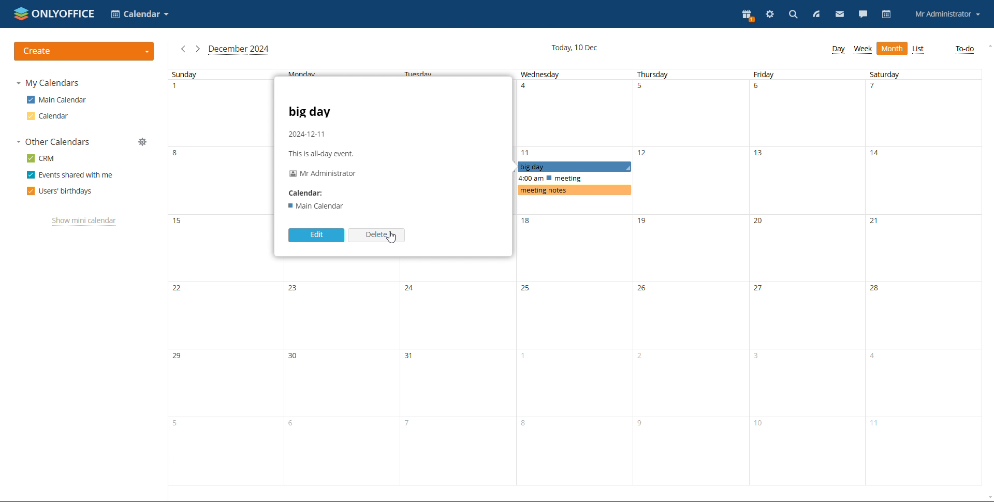 The image size is (994, 502). What do you see at coordinates (922, 278) in the screenshot?
I see `saturday` at bounding box center [922, 278].